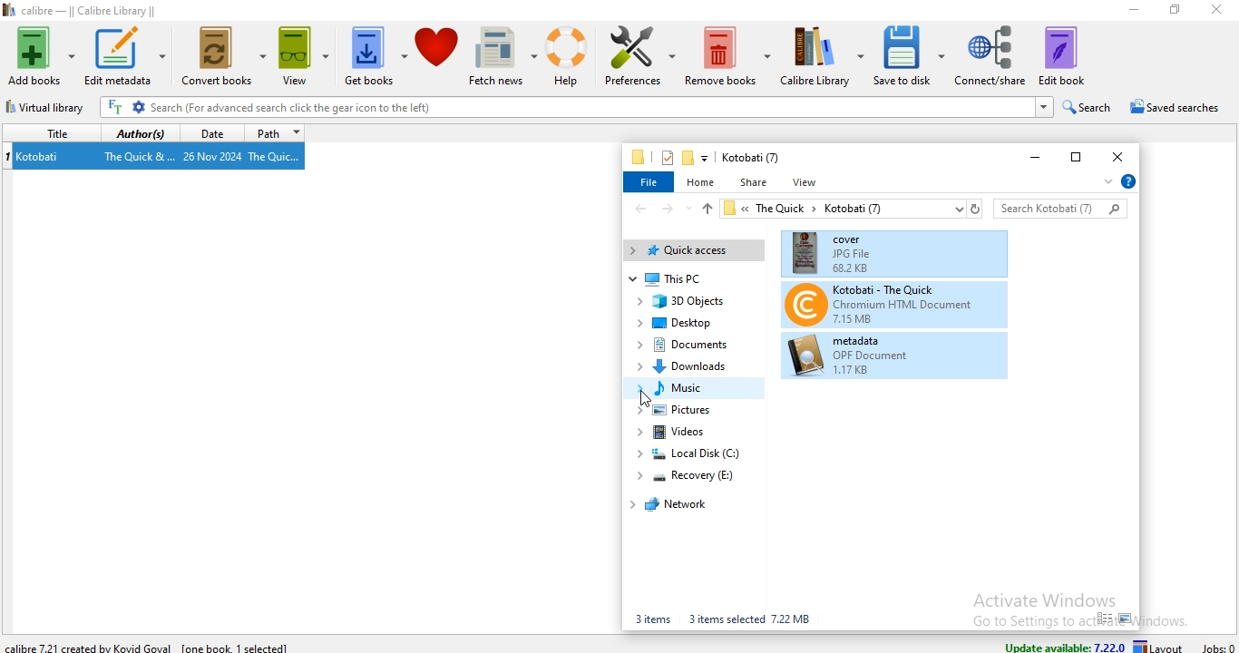 Image resolution: width=1239 pixels, height=653 pixels. I want to click on edit metadata, so click(125, 55).